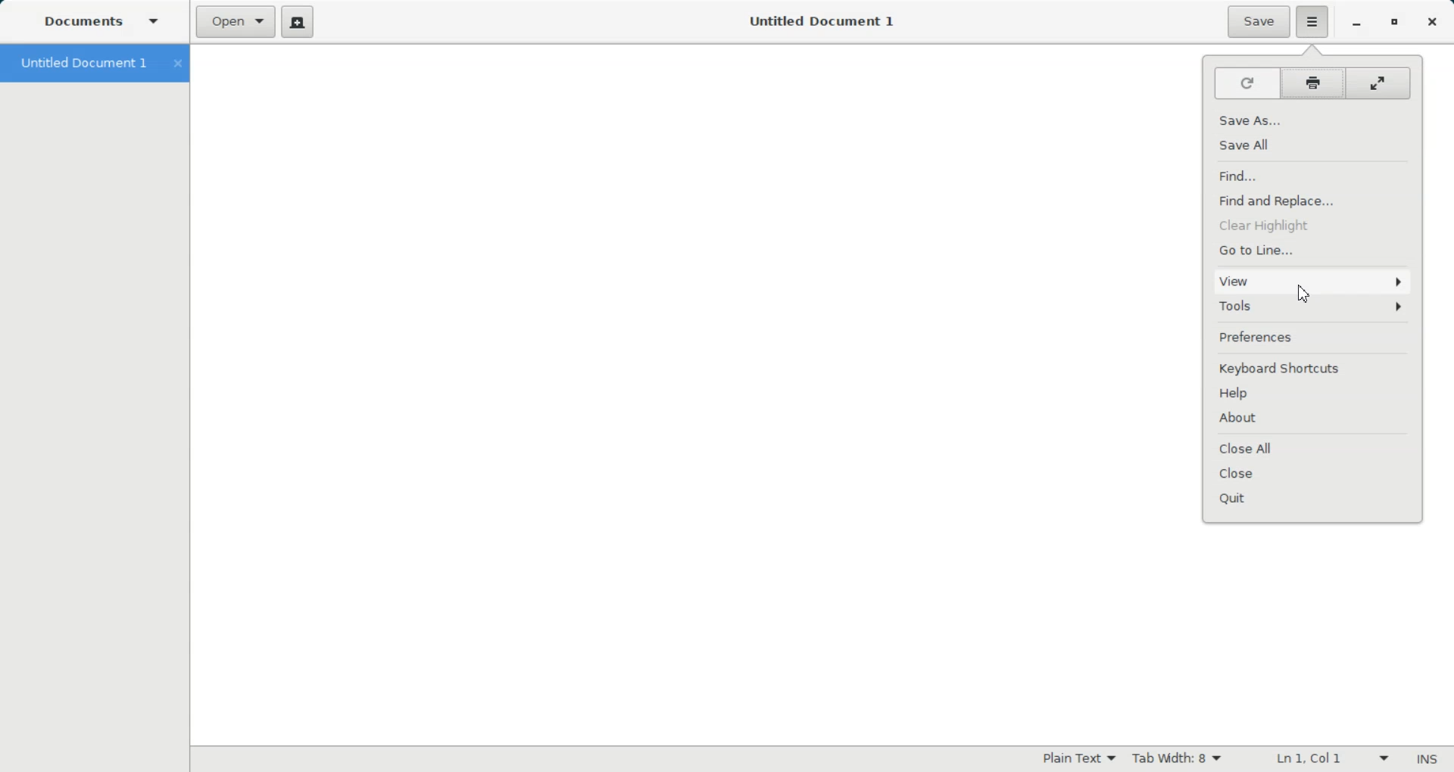 This screenshot has width=1454, height=772. What do you see at coordinates (1314, 225) in the screenshot?
I see `Clear Highlight` at bounding box center [1314, 225].